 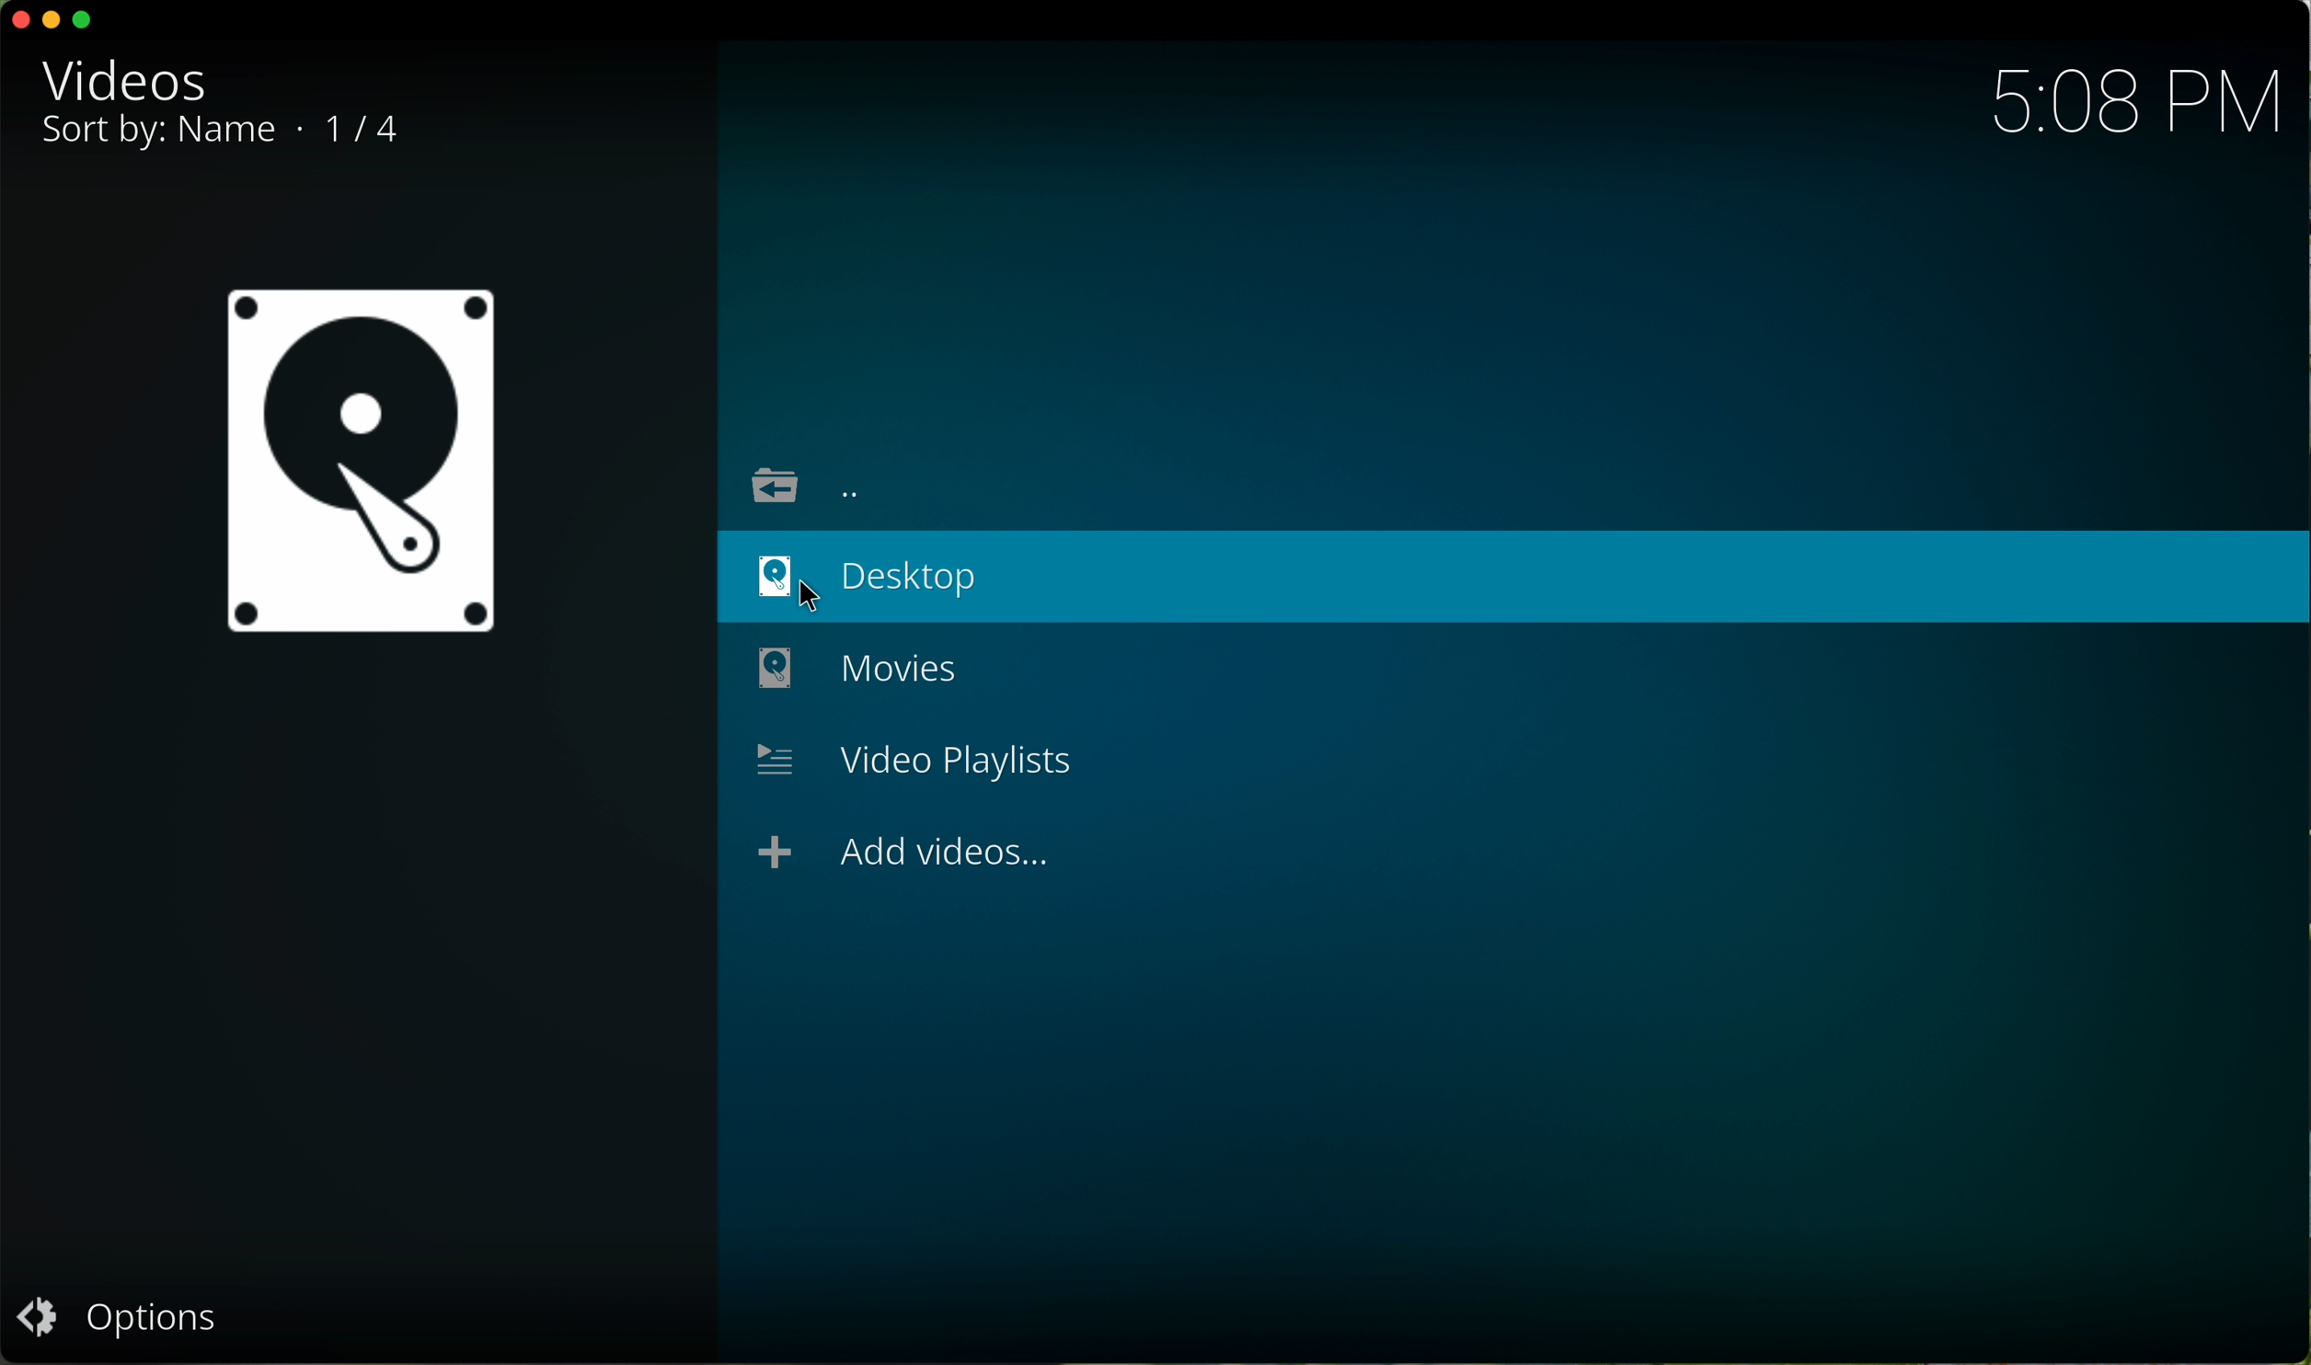 I want to click on cursor, so click(x=830, y=596).